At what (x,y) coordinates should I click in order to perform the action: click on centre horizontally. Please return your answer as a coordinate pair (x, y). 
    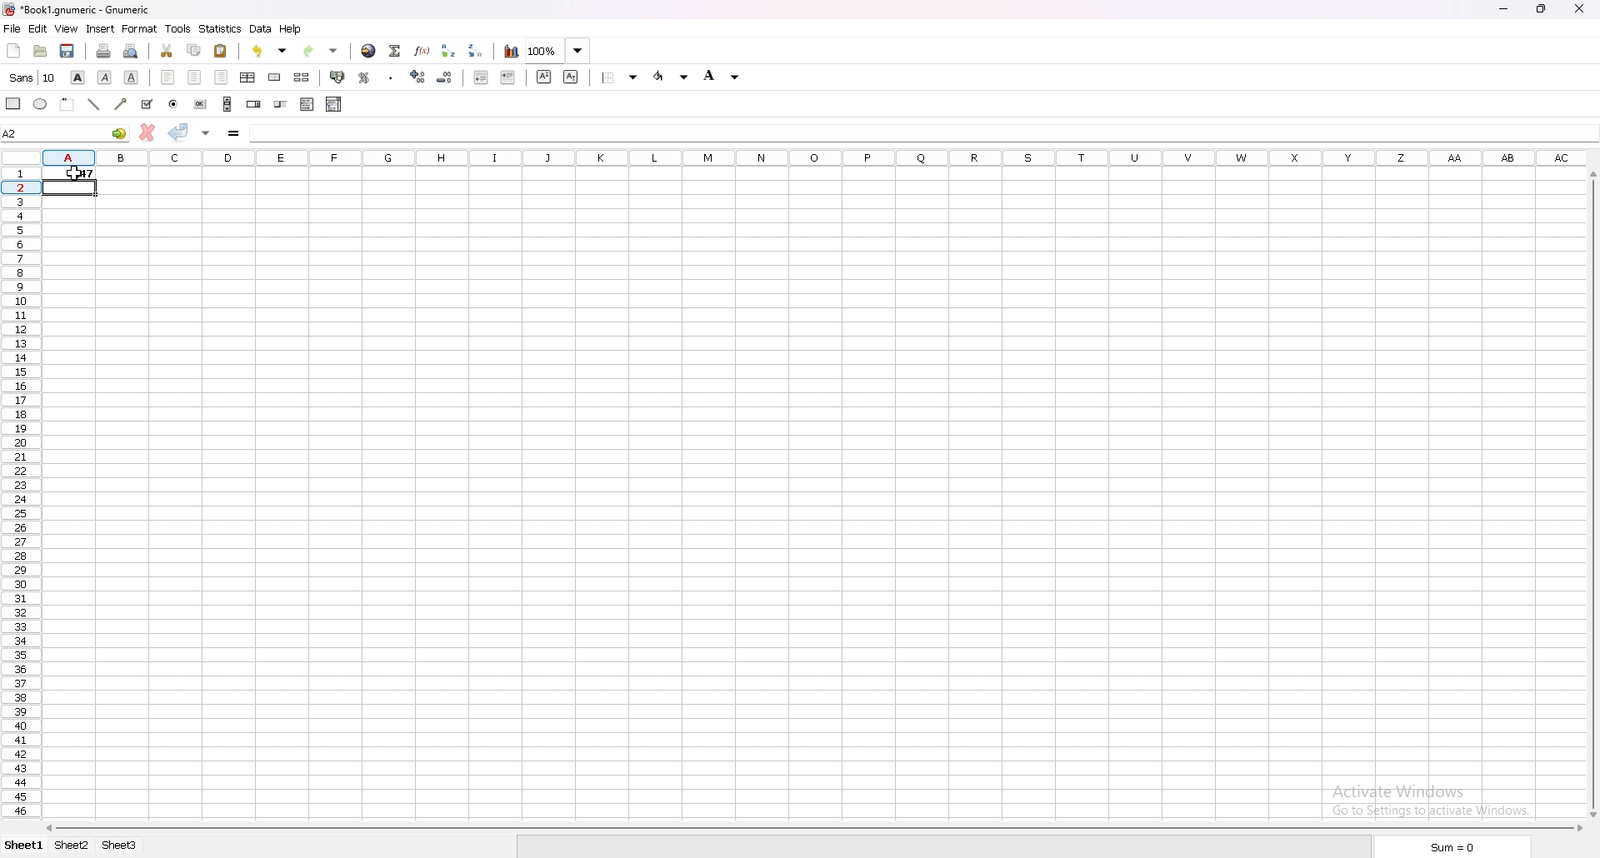
    Looking at the image, I should click on (248, 78).